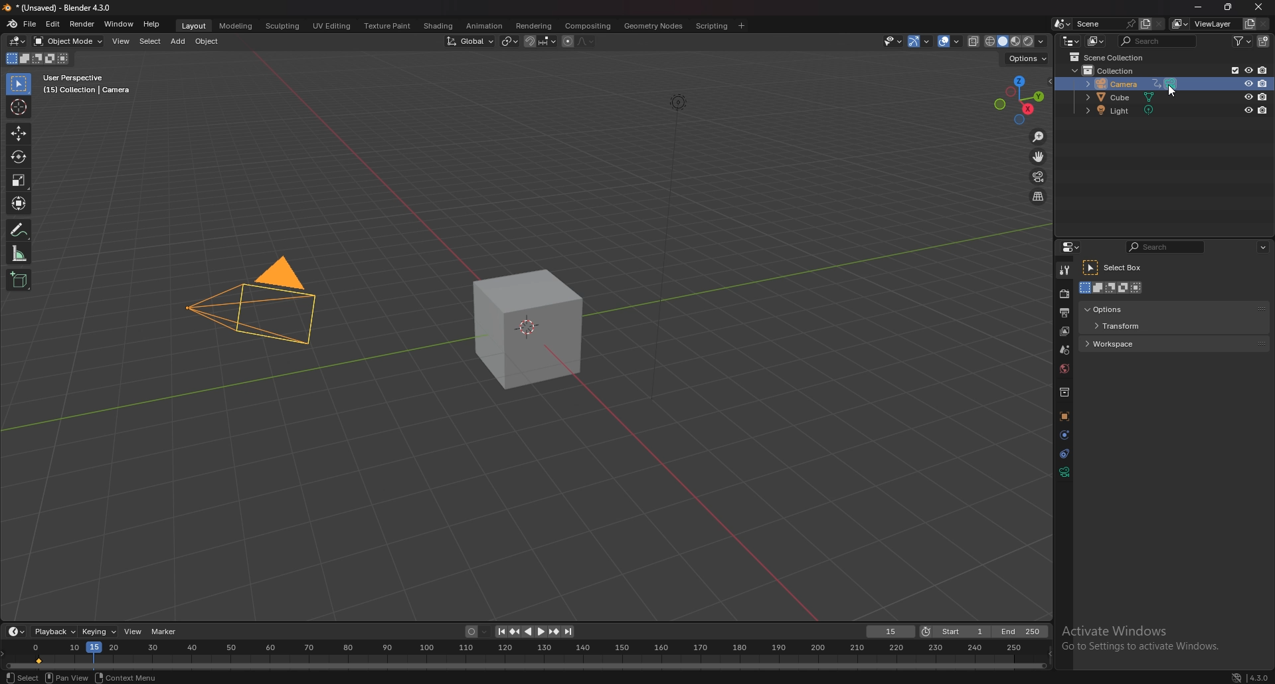 Image resolution: width=1275 pixels, height=684 pixels. Describe the element at coordinates (526, 329) in the screenshot. I see `cube` at that location.